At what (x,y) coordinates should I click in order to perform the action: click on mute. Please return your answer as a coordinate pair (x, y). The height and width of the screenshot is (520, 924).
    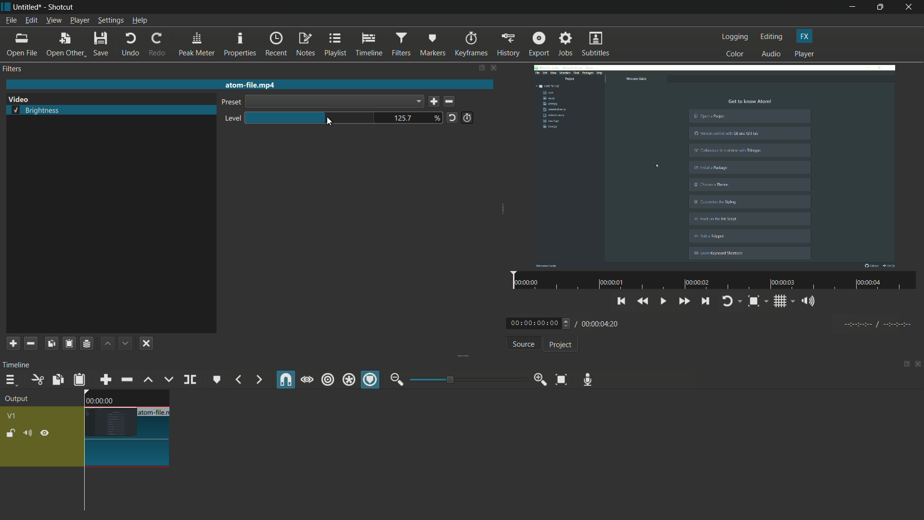
    Looking at the image, I should click on (29, 433).